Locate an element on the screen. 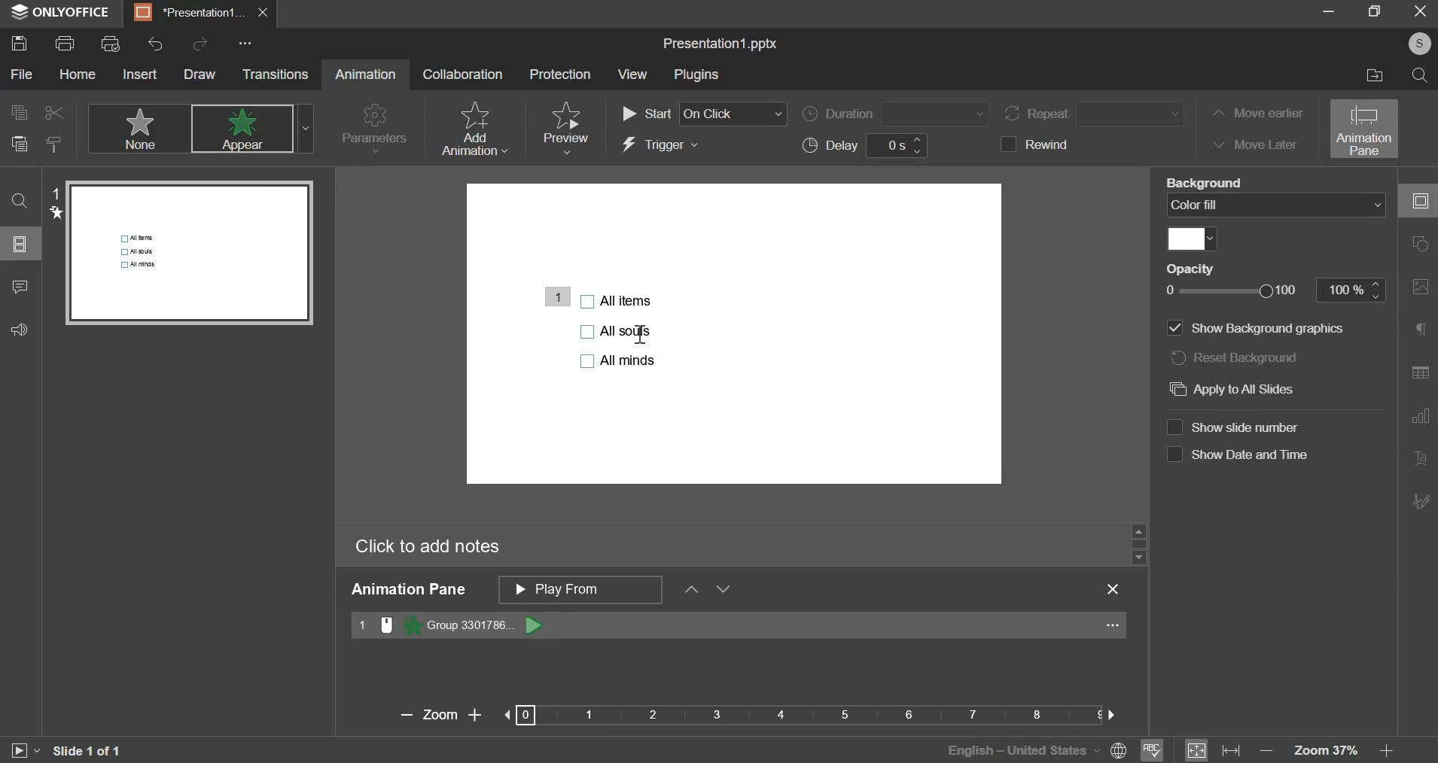  opacity slider is located at coordinates (1269, 290).